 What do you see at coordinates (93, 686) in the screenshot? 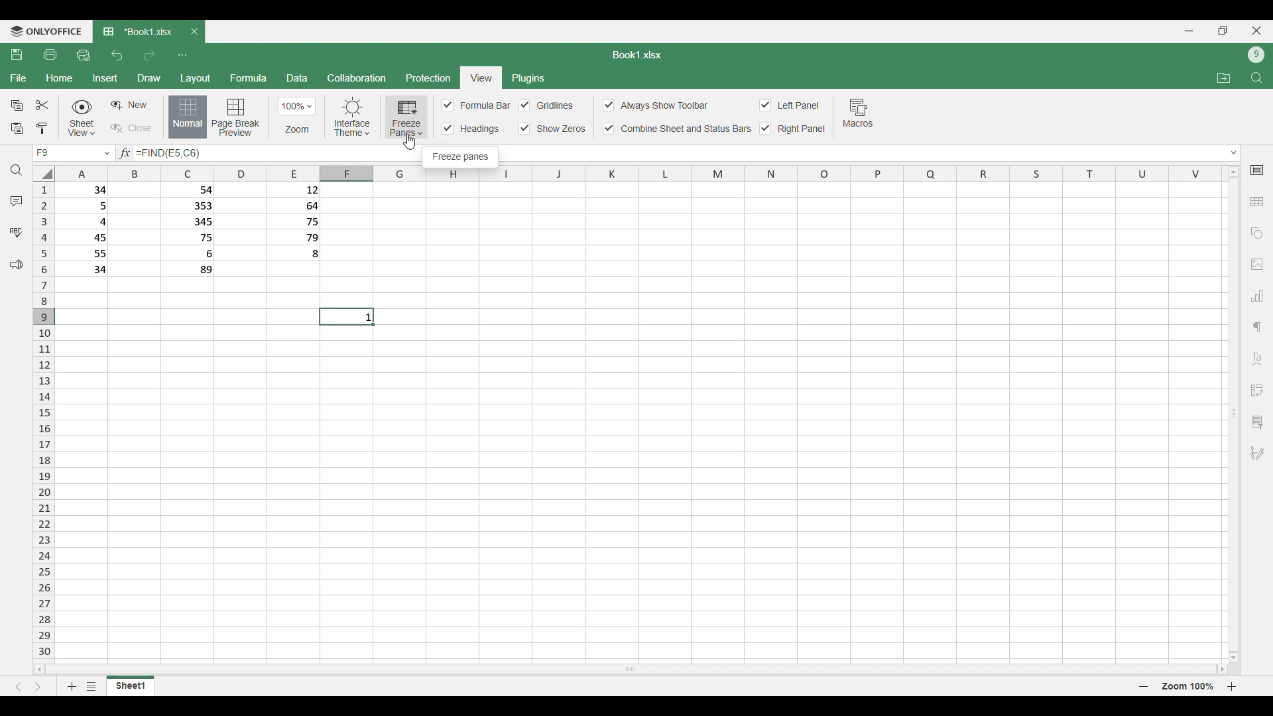
I see `List of sheets` at bounding box center [93, 686].